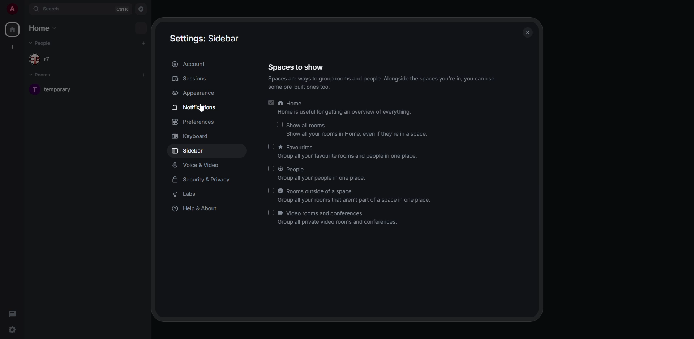  Describe the element at coordinates (141, 10) in the screenshot. I see `navigator` at that location.